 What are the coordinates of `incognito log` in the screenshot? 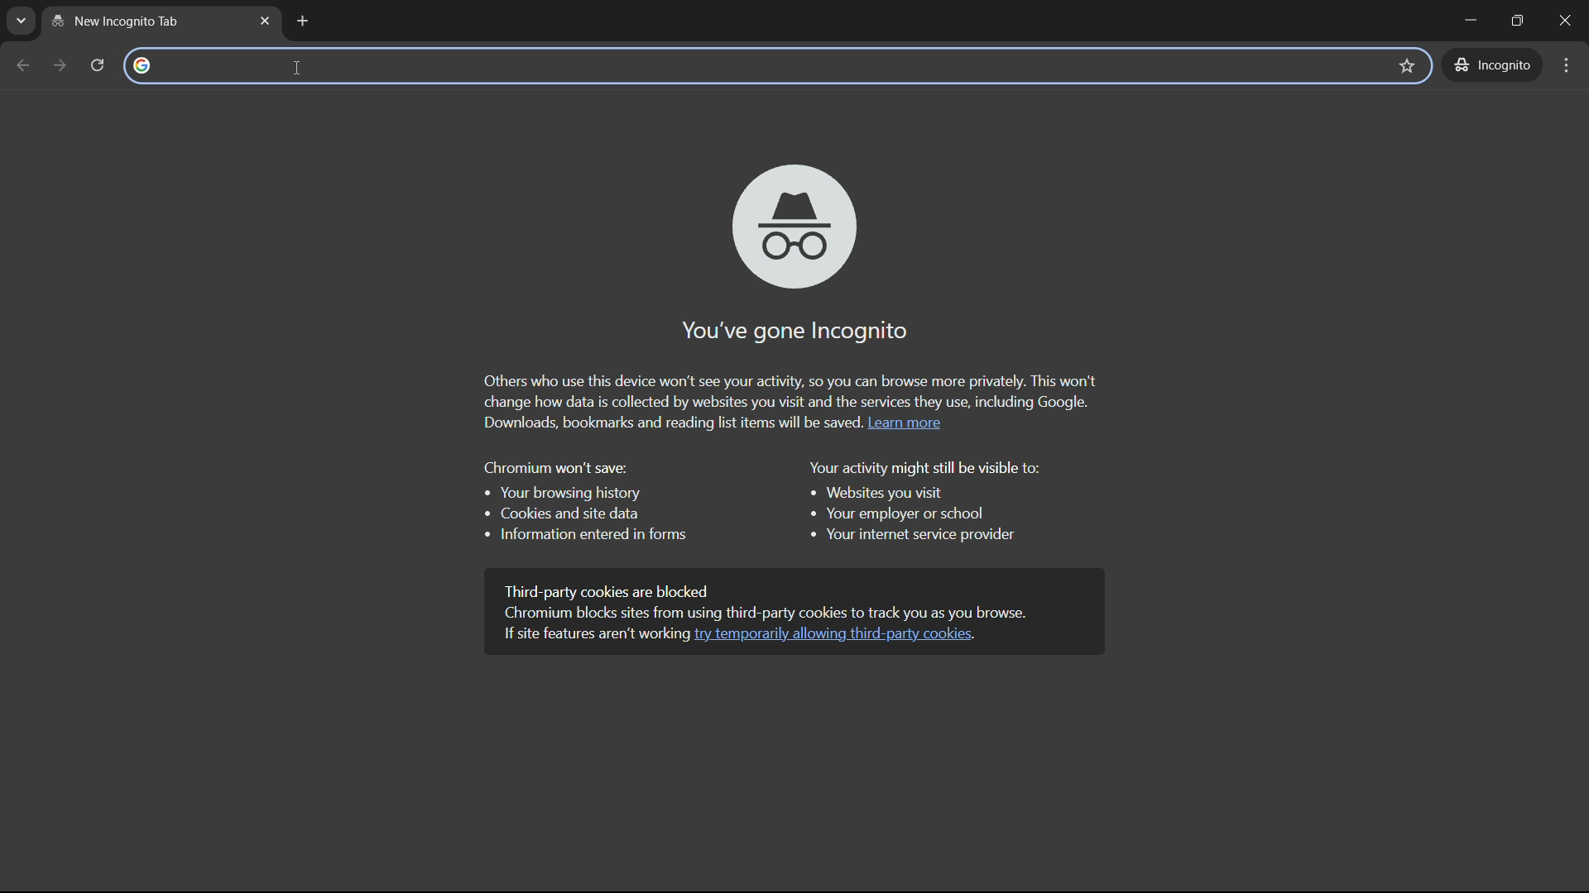 It's located at (790, 223).